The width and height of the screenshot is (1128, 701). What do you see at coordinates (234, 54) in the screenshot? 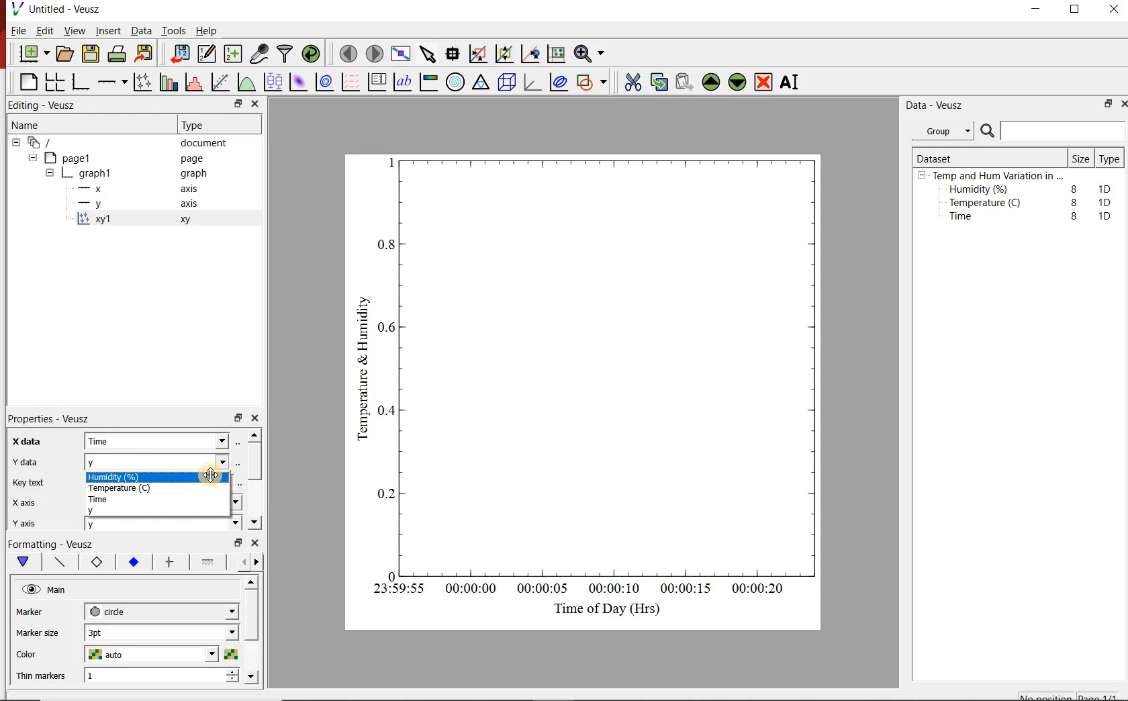
I see `create new datasets using ranges, parametrically or as functions of existing datasets` at bounding box center [234, 54].